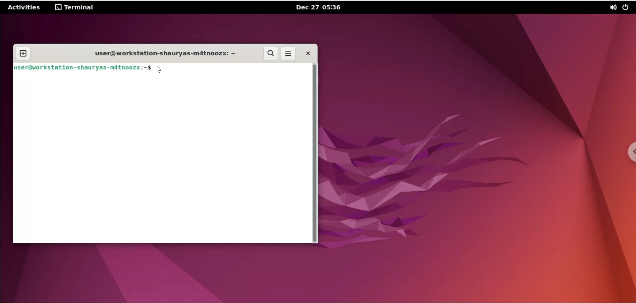 The height and width of the screenshot is (303, 636). What do you see at coordinates (270, 54) in the screenshot?
I see `search button` at bounding box center [270, 54].